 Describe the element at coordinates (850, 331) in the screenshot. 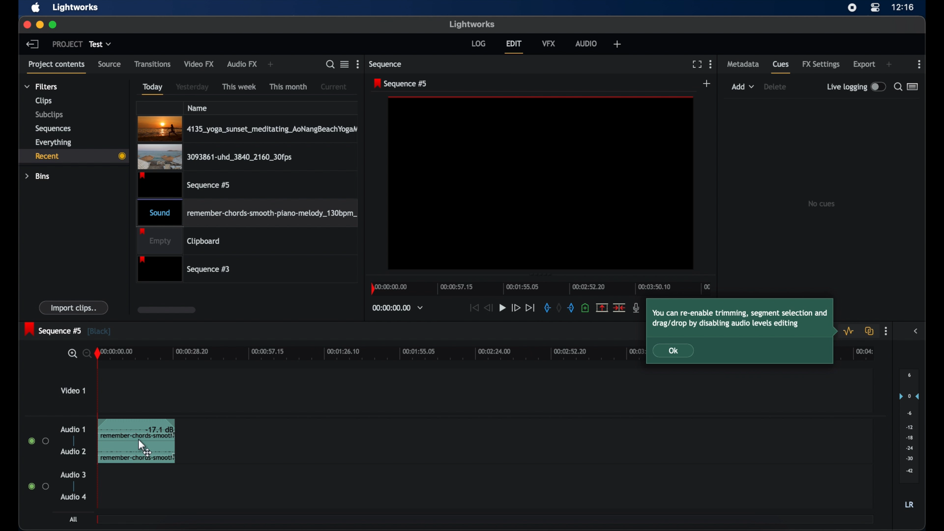

I see `toggle audio levels editing` at that location.